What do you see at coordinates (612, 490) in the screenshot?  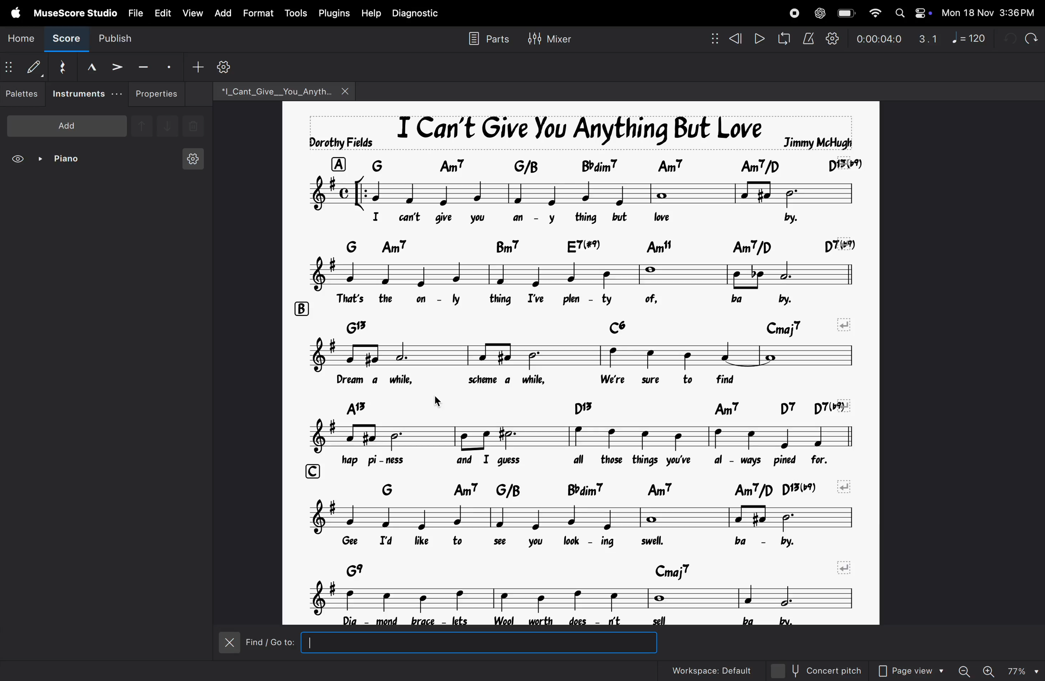 I see `chord symbols` at bounding box center [612, 490].